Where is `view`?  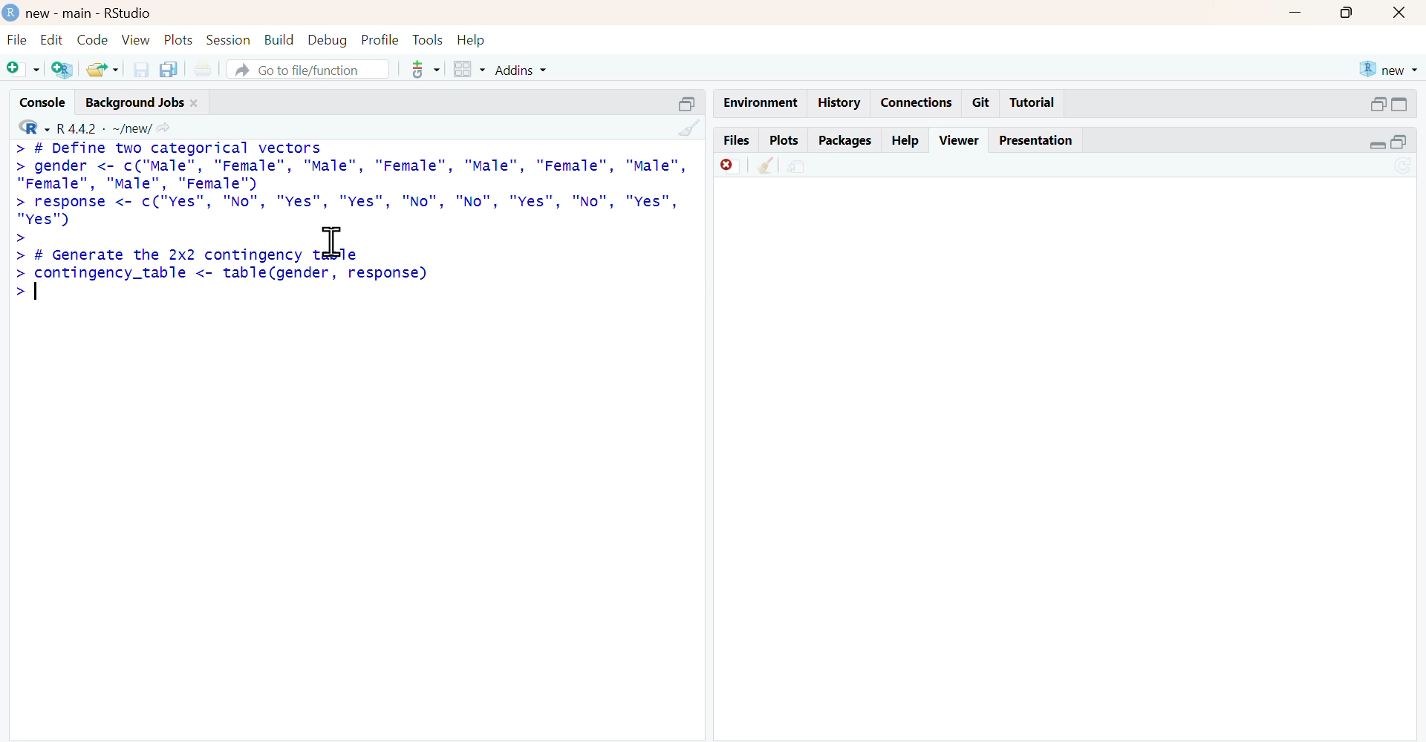
view is located at coordinates (137, 39).